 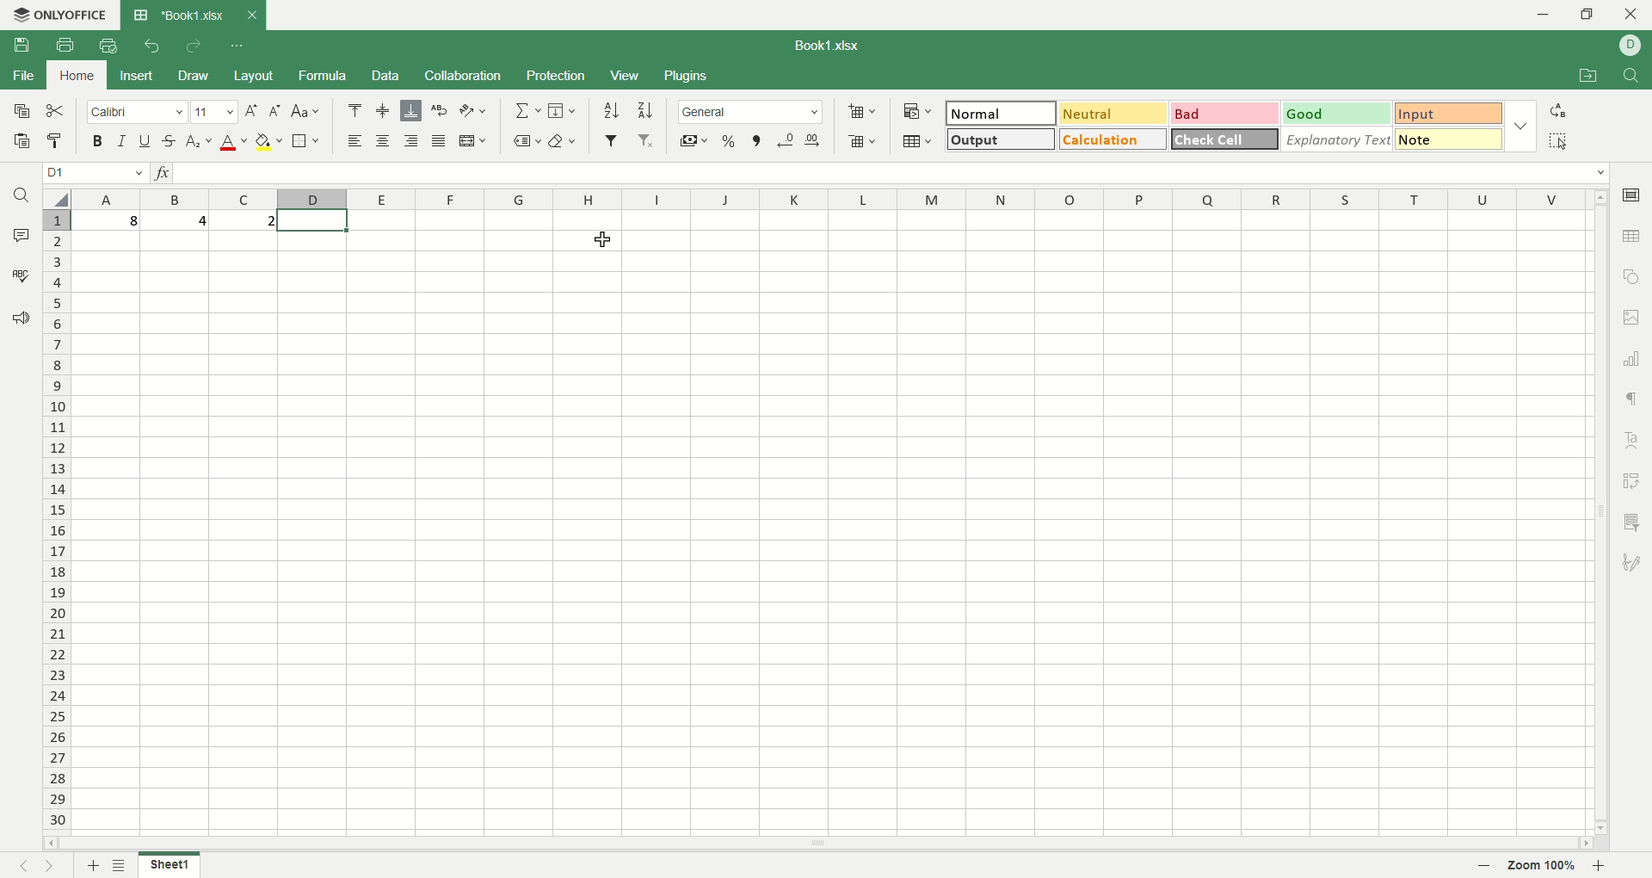 What do you see at coordinates (1337, 114) in the screenshot?
I see `good` at bounding box center [1337, 114].